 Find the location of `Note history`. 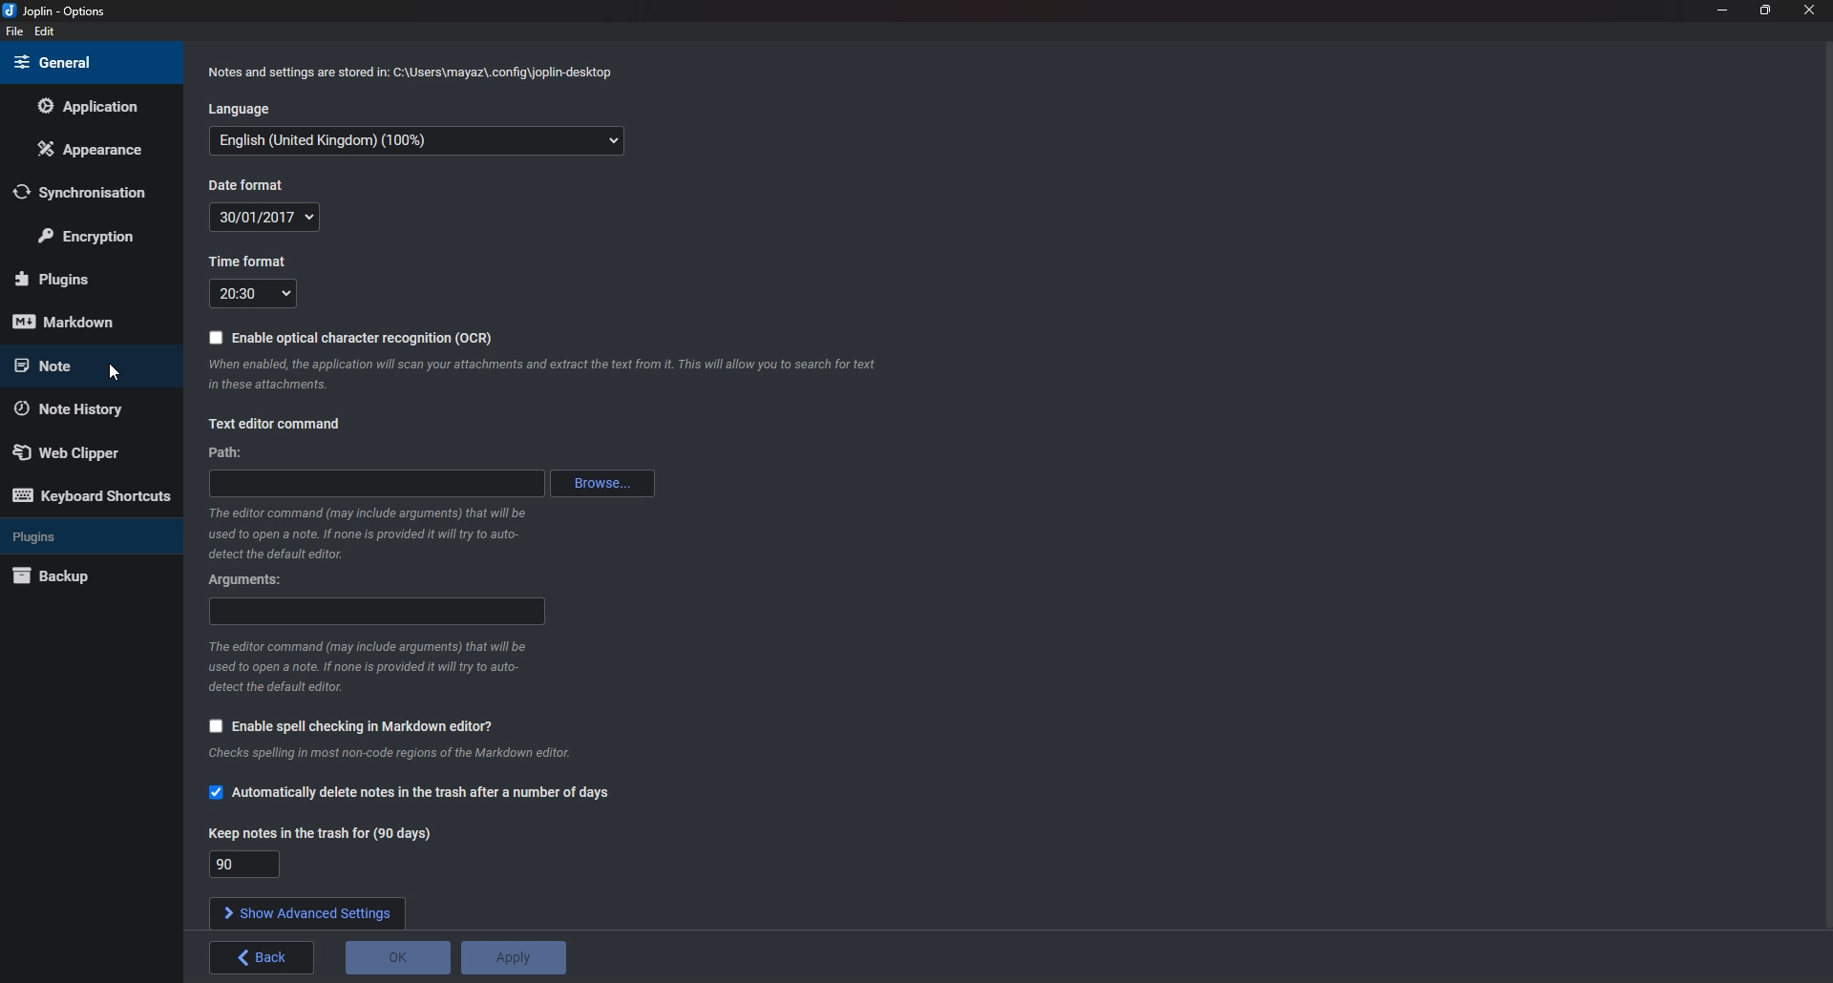

Note history is located at coordinates (86, 408).